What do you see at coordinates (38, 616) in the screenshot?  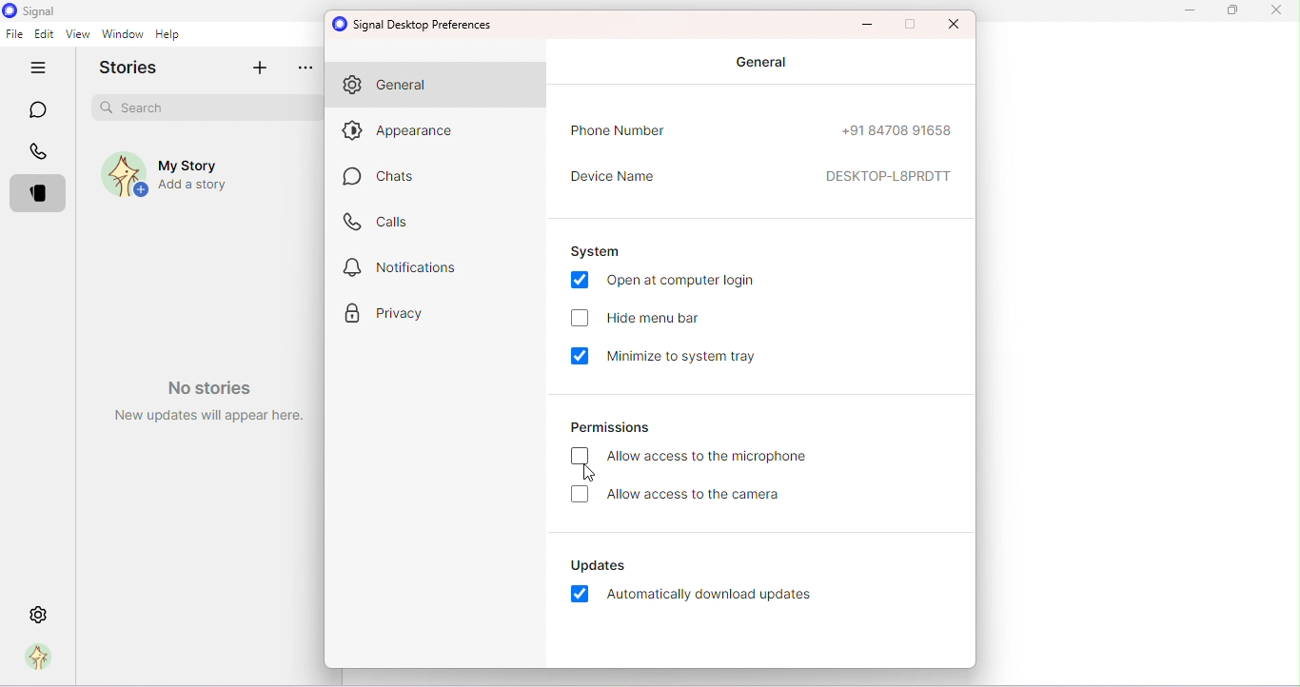 I see `Settings` at bounding box center [38, 616].